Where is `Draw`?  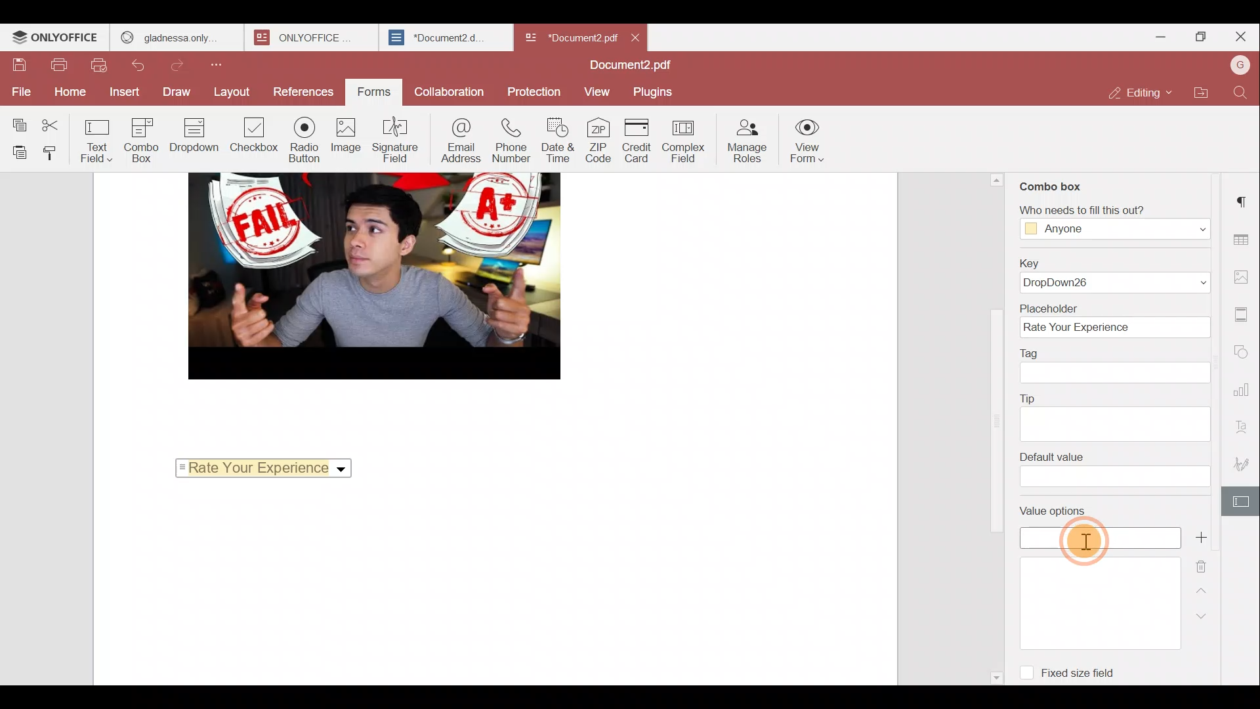
Draw is located at coordinates (178, 93).